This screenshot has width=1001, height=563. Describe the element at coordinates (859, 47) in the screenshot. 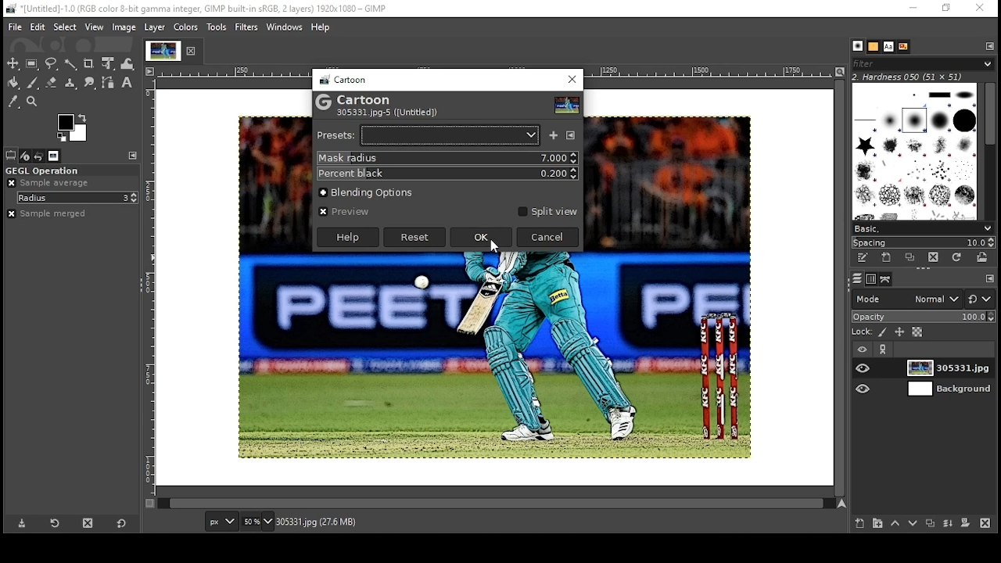

I see `brushes` at that location.